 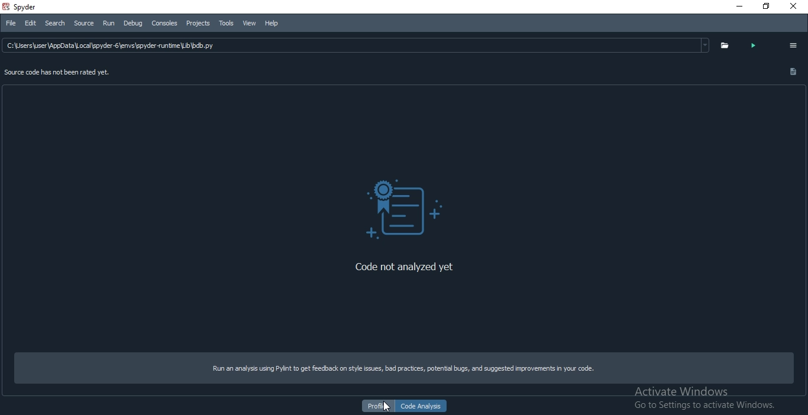 What do you see at coordinates (706, 396) in the screenshot?
I see `activate windows..;Go to Settings to activate Windows.` at bounding box center [706, 396].